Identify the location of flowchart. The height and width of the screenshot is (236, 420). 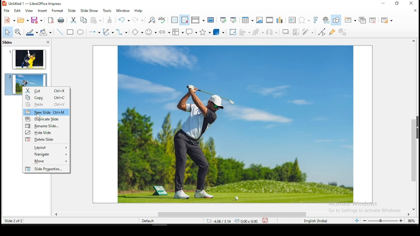
(178, 32).